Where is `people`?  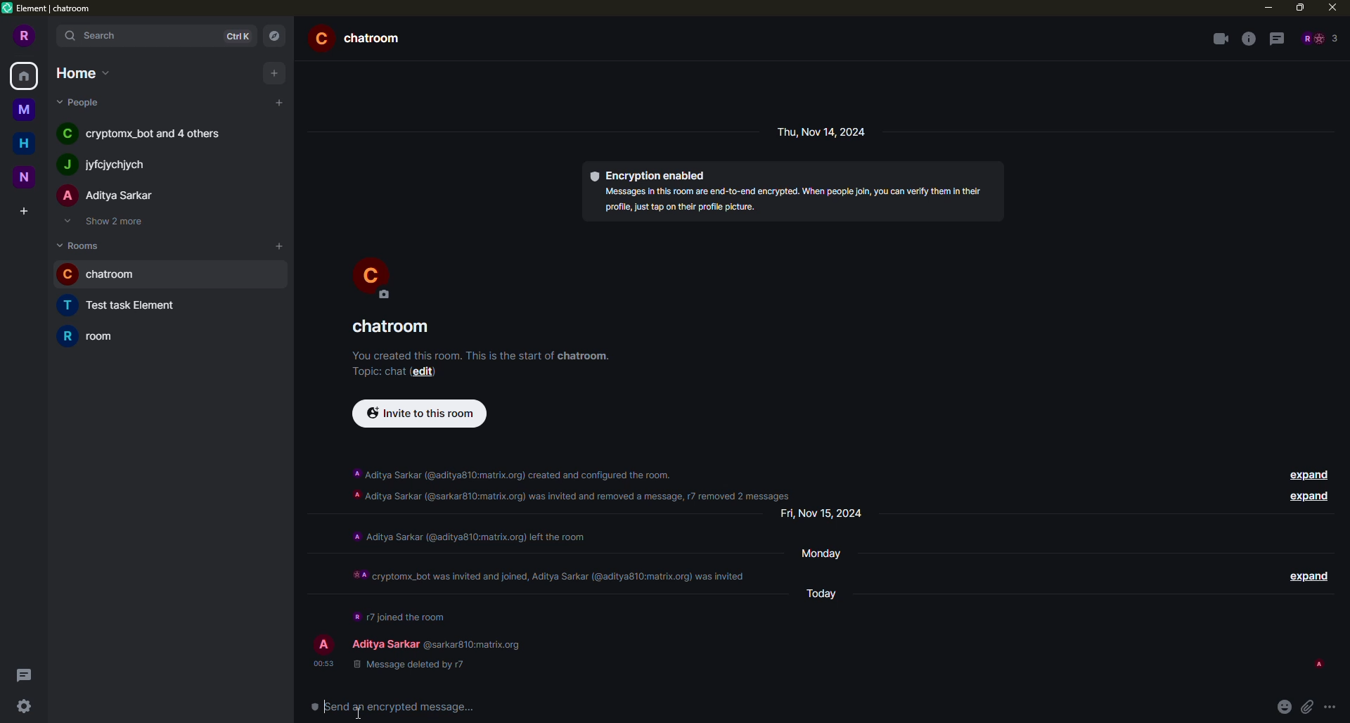
people is located at coordinates (82, 102).